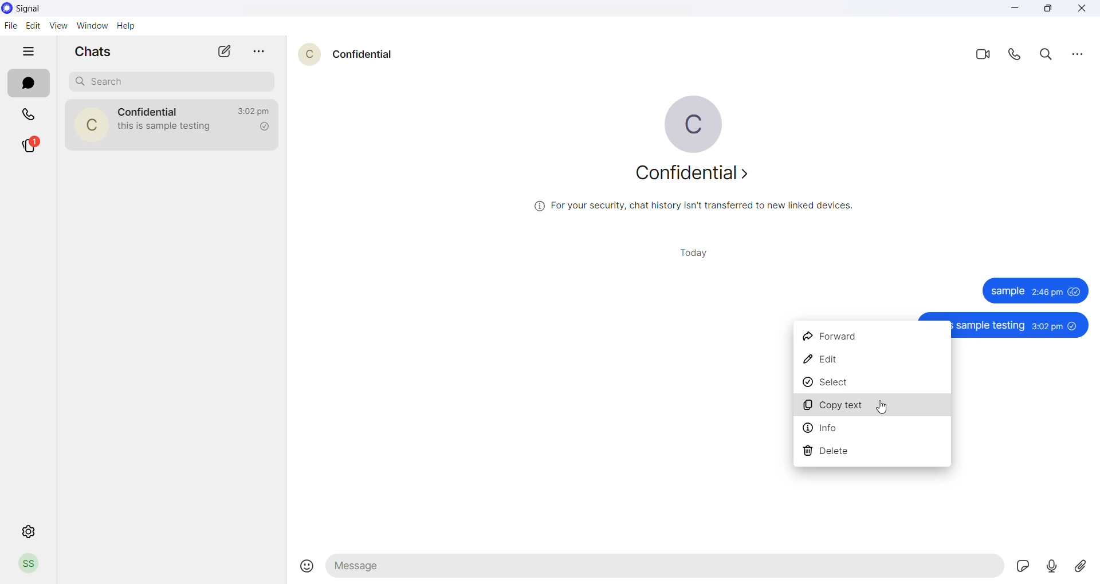 The width and height of the screenshot is (1100, 584). What do you see at coordinates (10, 26) in the screenshot?
I see `file` at bounding box center [10, 26].